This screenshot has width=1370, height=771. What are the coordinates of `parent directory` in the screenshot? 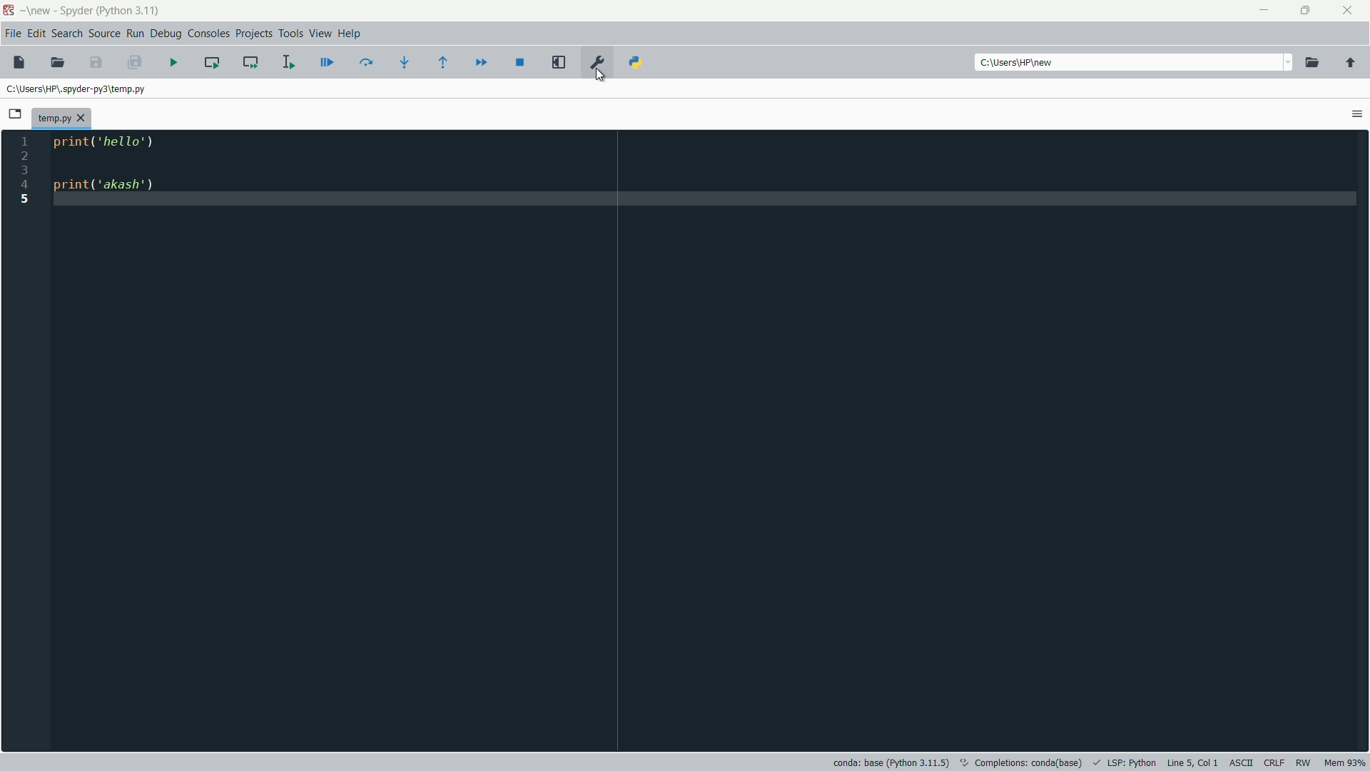 It's located at (1350, 64).